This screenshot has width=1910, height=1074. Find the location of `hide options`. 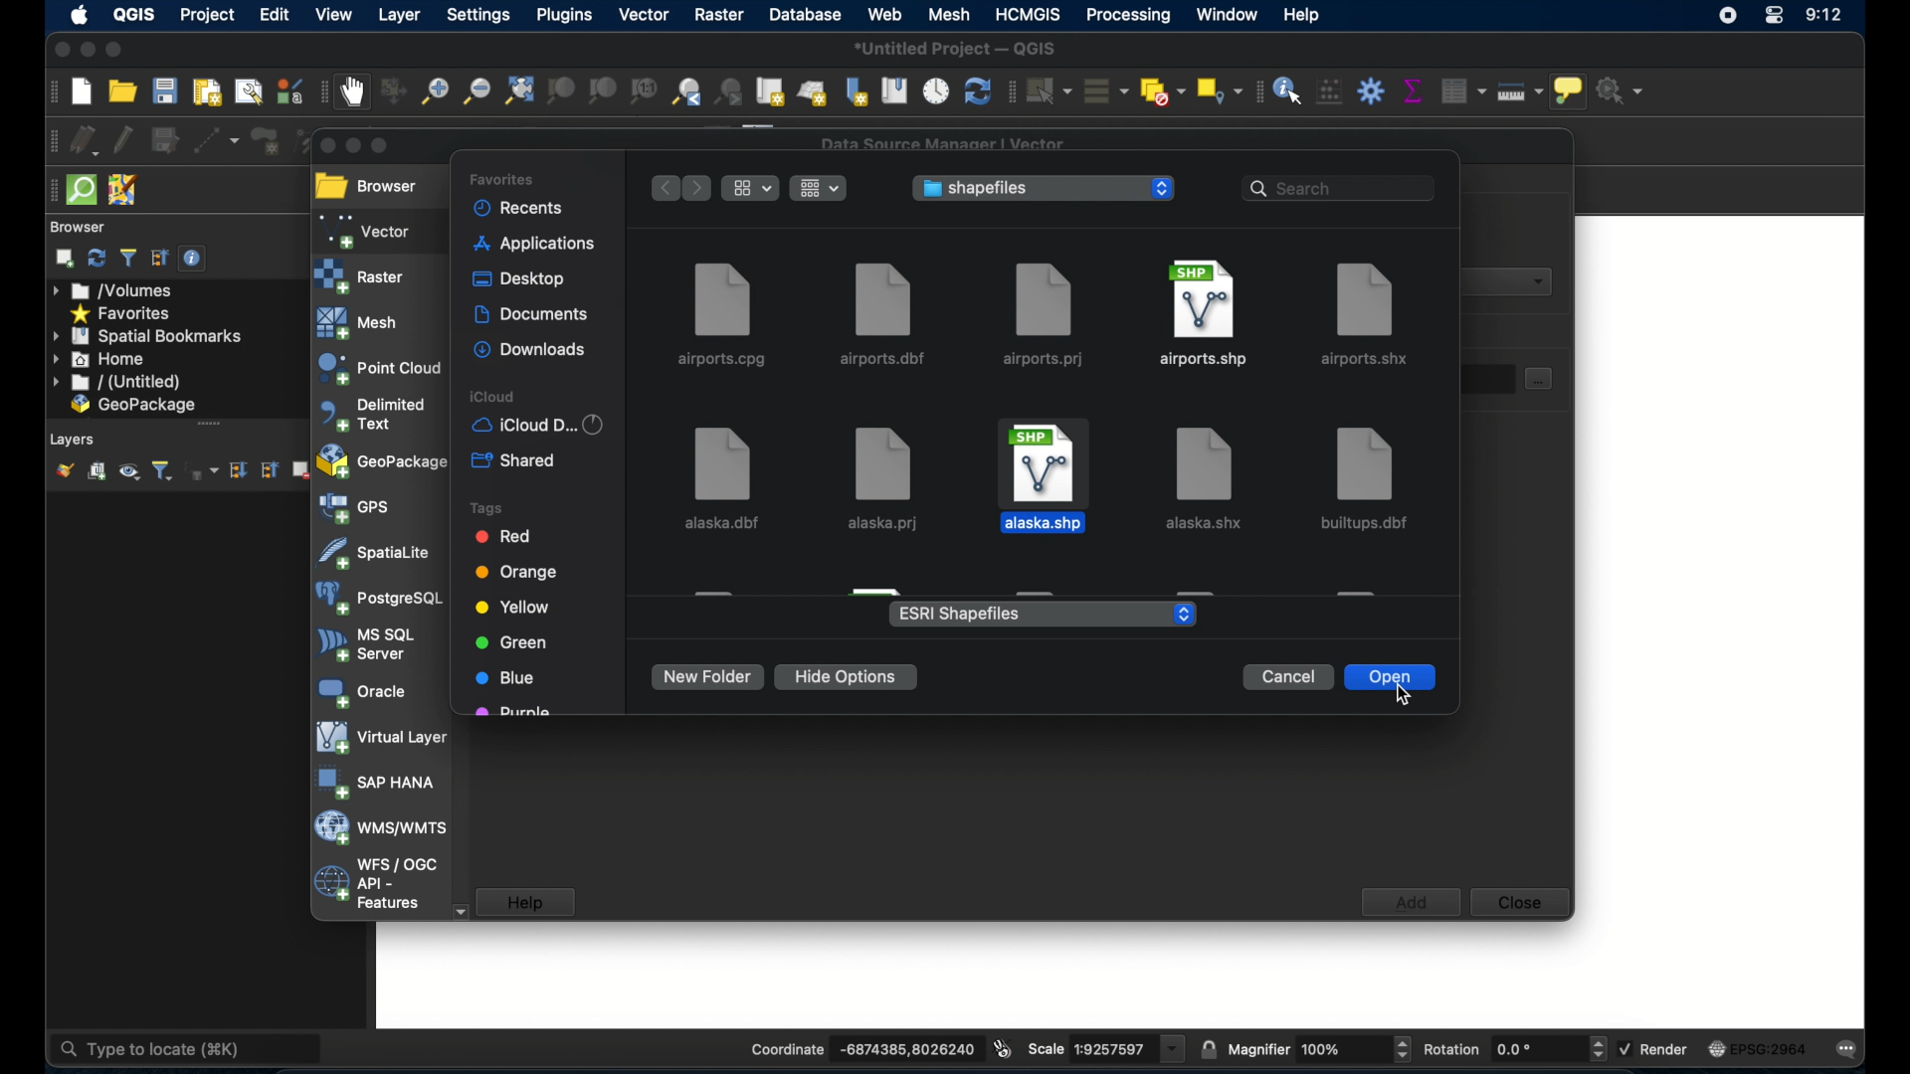

hide options is located at coordinates (845, 678).